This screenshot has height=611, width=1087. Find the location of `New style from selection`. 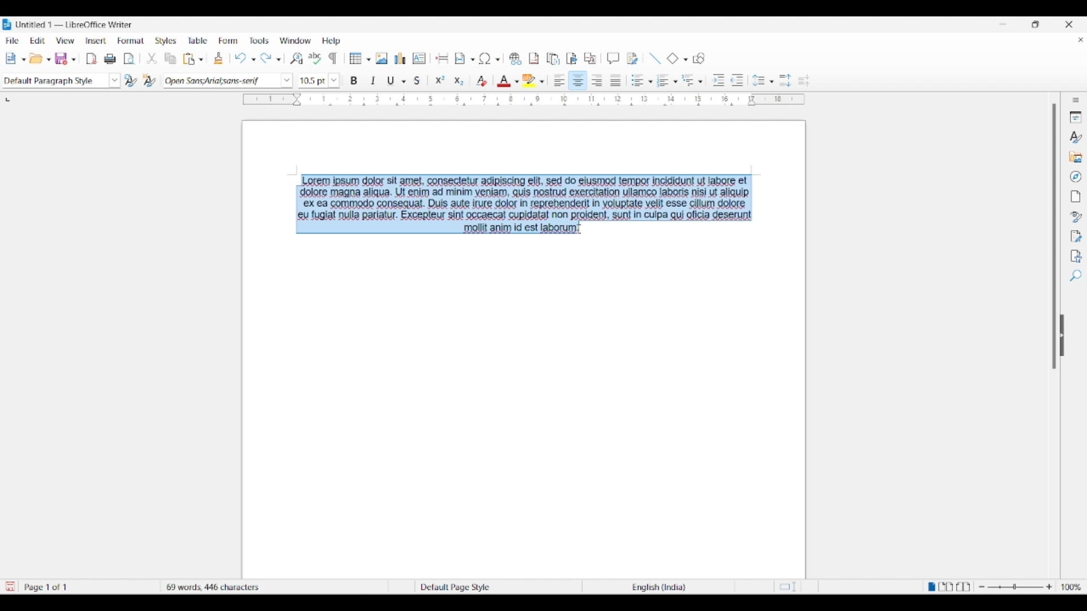

New style from selection is located at coordinates (151, 81).